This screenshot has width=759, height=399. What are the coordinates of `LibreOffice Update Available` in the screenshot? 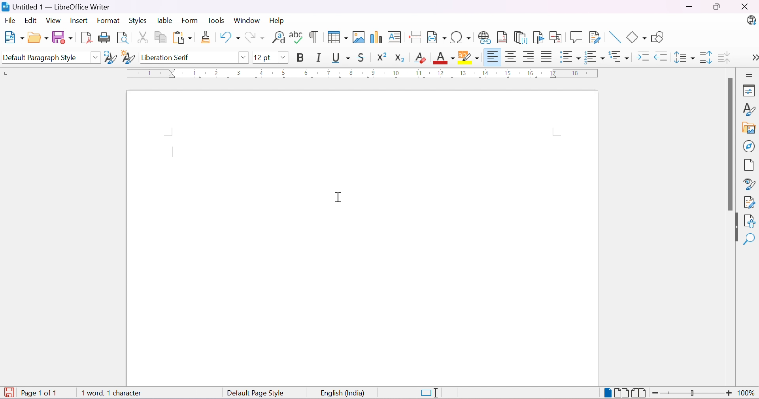 It's located at (752, 21).